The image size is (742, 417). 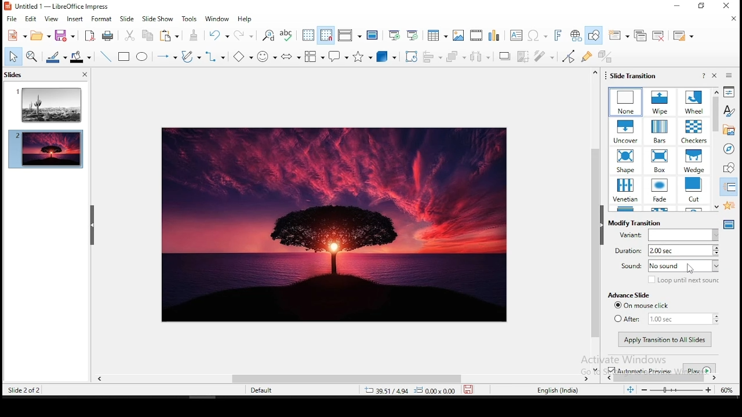 I want to click on transition effects, so click(x=625, y=131).